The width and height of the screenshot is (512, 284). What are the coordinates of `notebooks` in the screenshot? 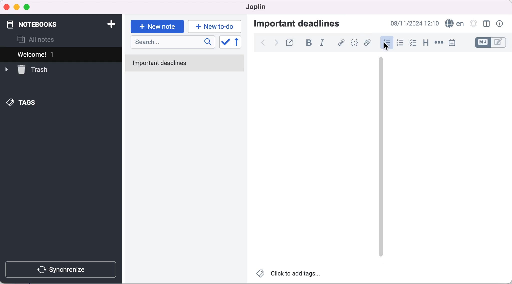 It's located at (39, 23).